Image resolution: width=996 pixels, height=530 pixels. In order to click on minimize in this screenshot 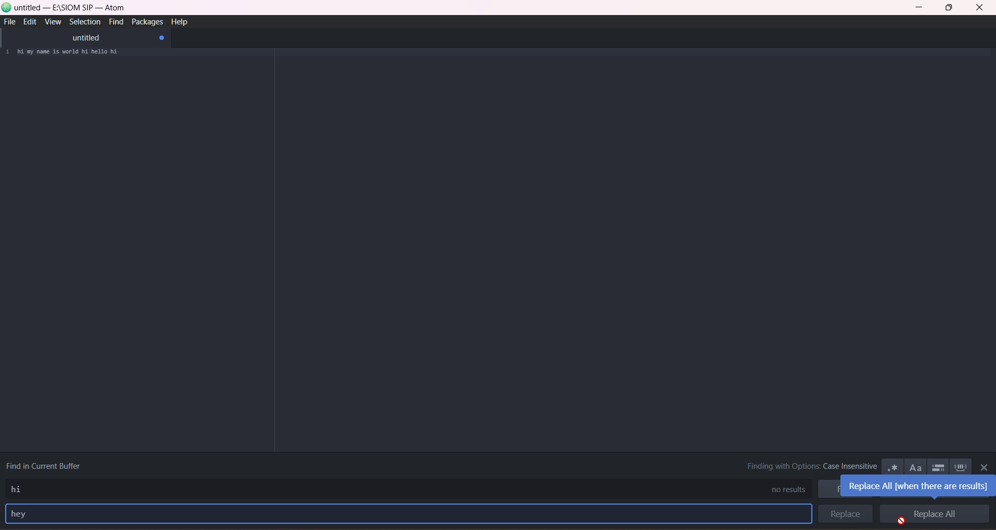, I will do `click(922, 8)`.